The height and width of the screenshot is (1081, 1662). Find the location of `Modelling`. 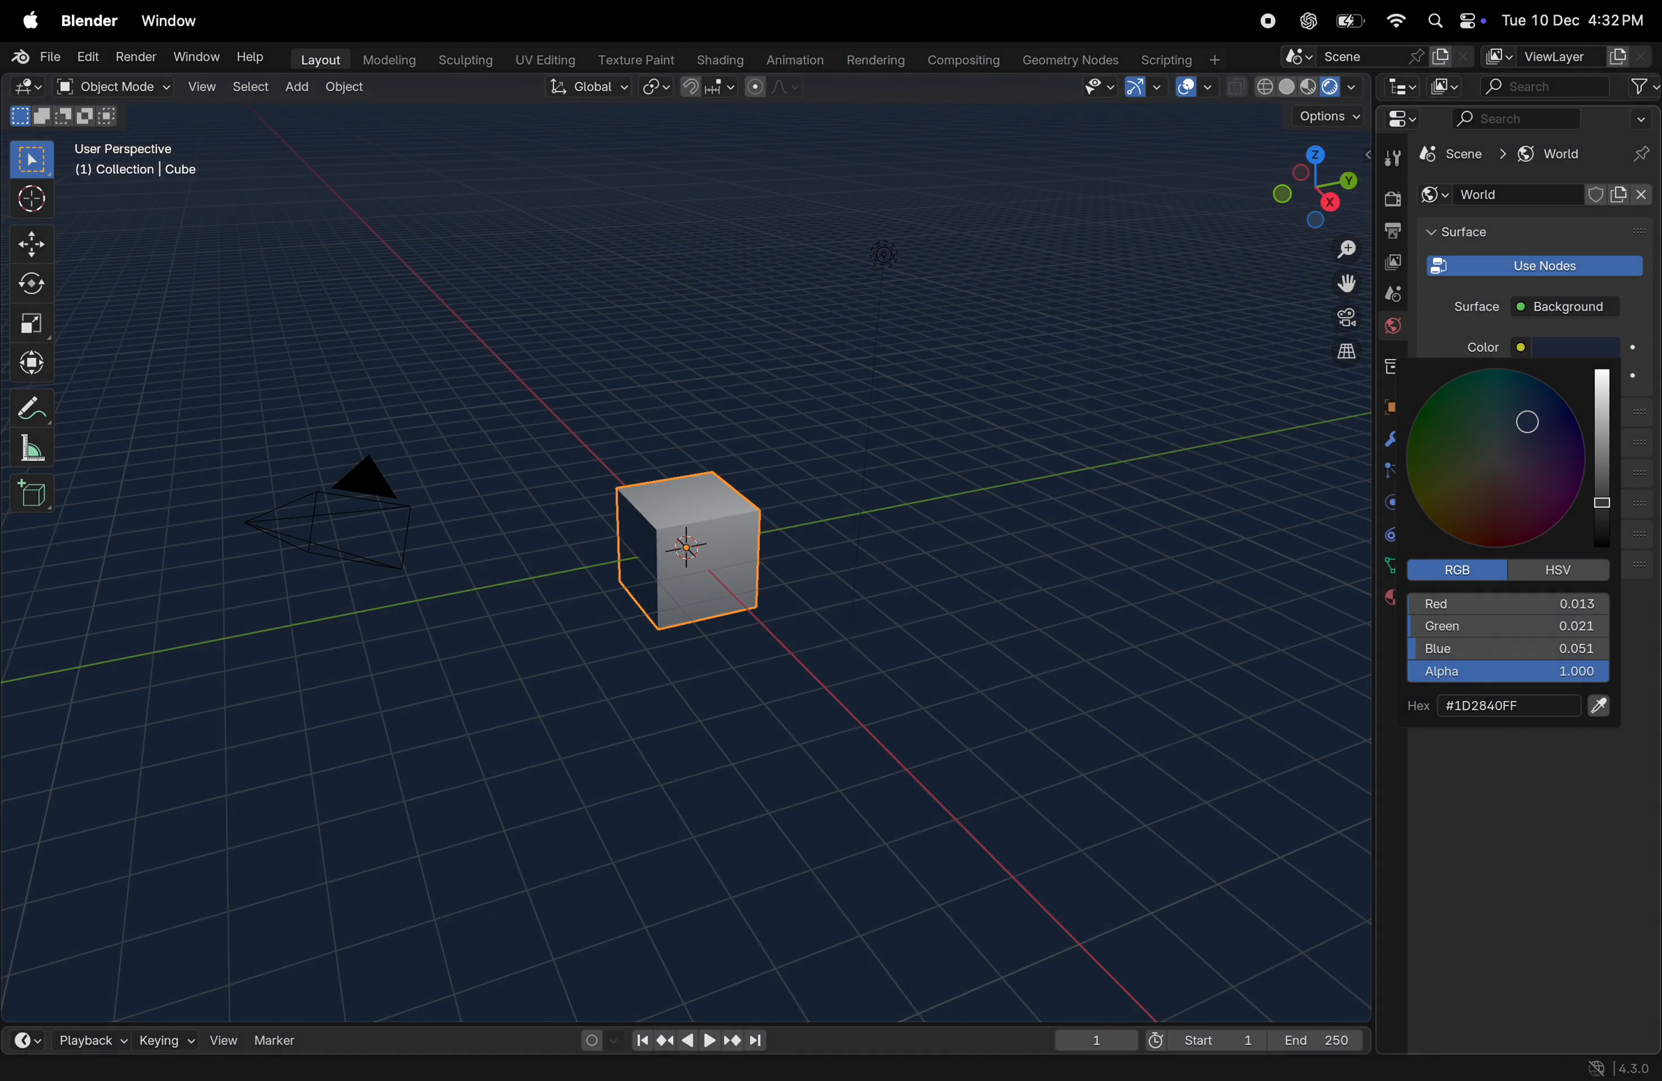

Modelling is located at coordinates (383, 60).